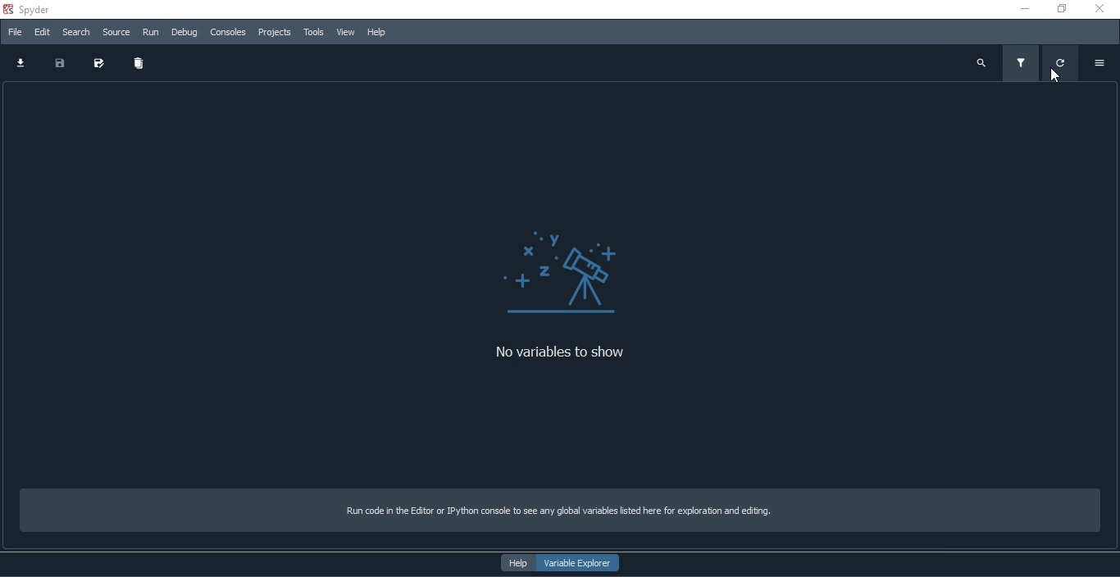  I want to click on spyder, so click(43, 9).